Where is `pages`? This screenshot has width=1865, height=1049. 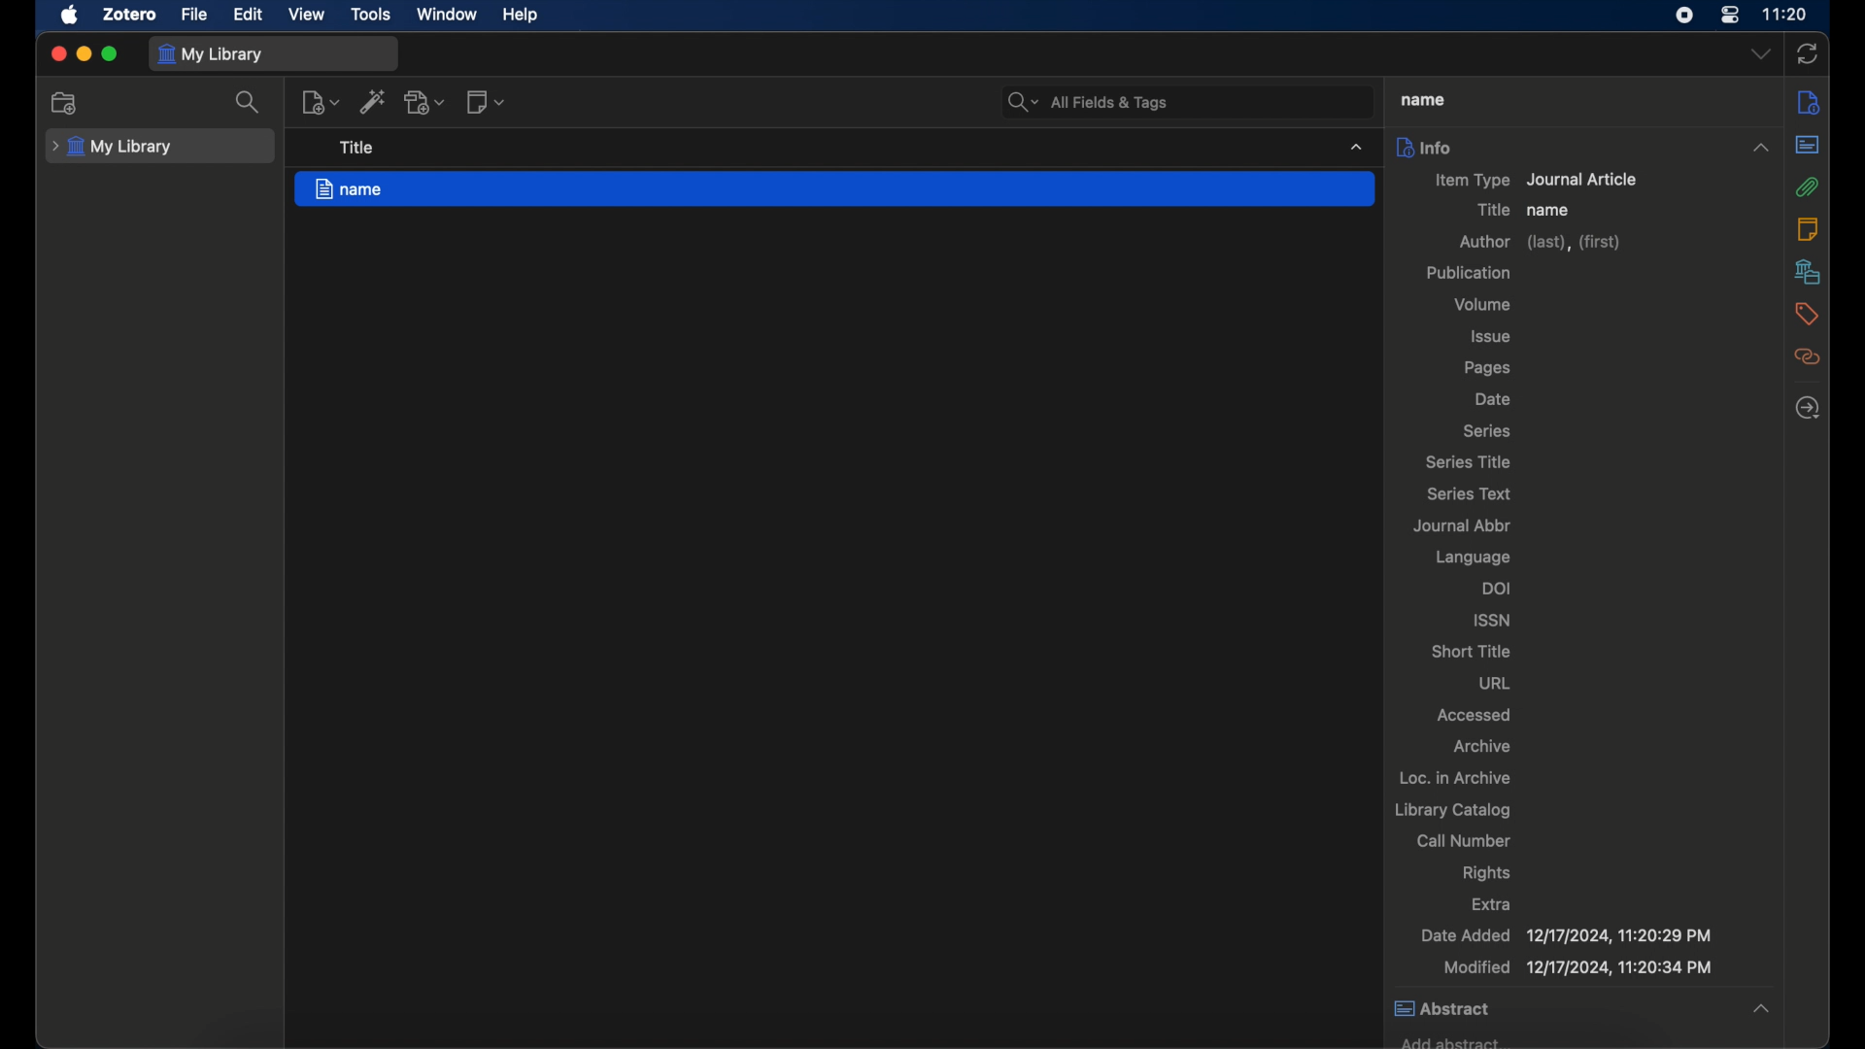 pages is located at coordinates (1488, 369).